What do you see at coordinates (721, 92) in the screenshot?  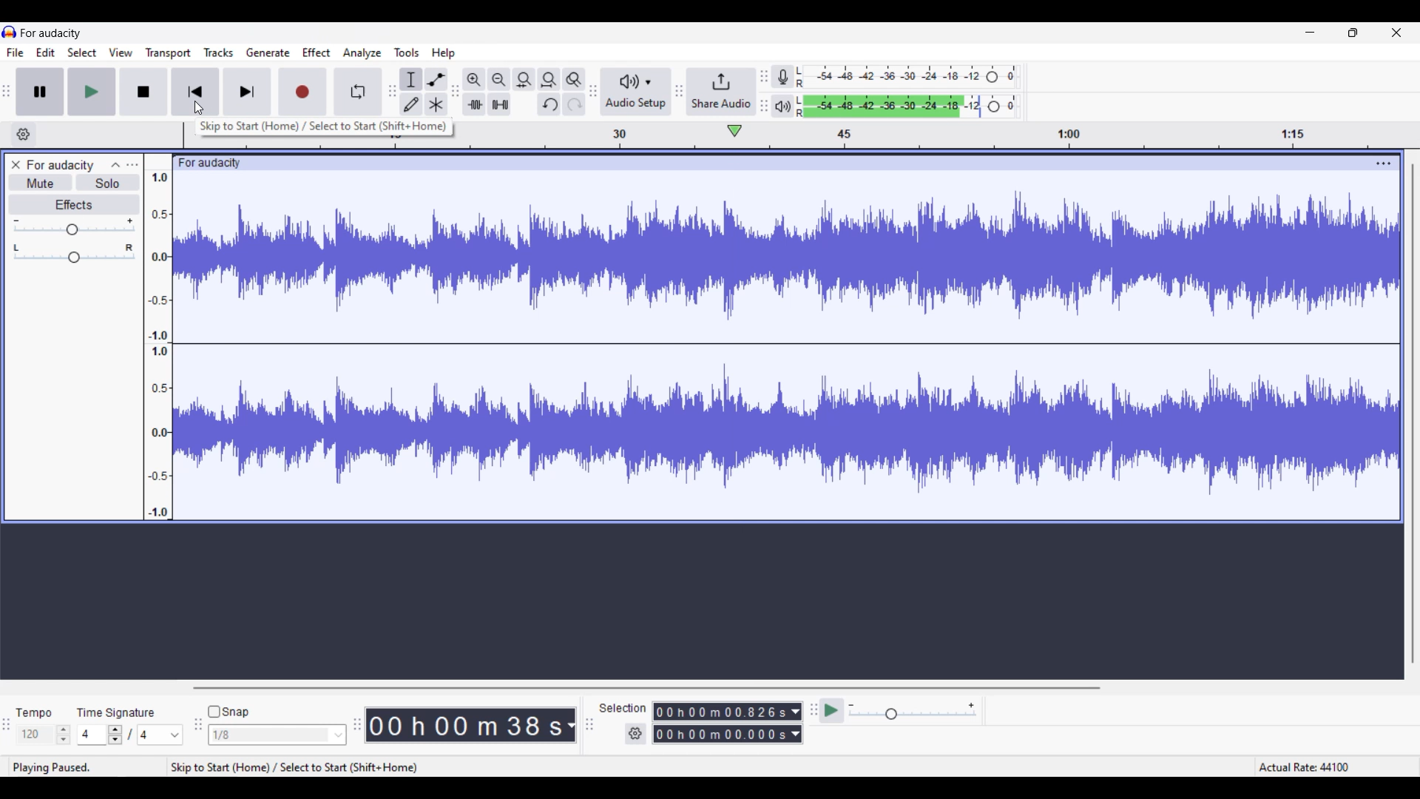 I see `Share audio` at bounding box center [721, 92].